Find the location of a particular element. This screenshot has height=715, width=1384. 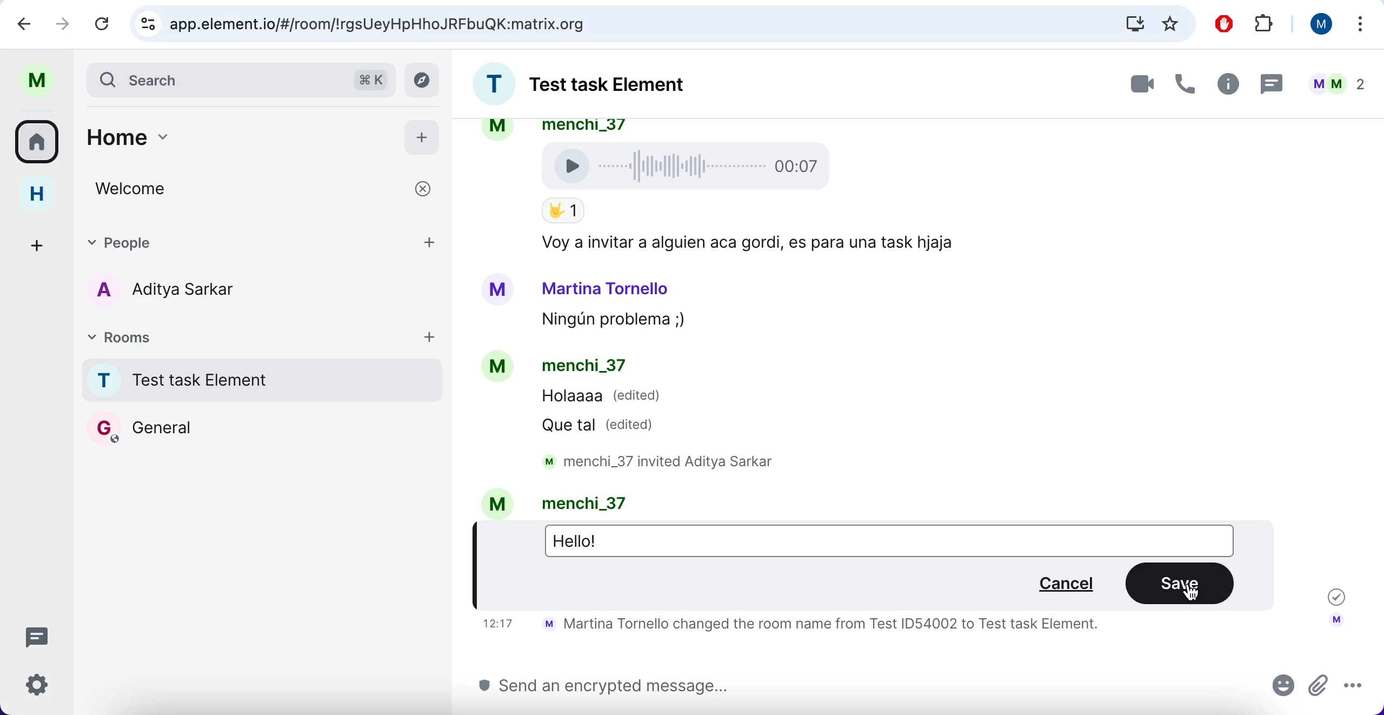

info is located at coordinates (1228, 86).